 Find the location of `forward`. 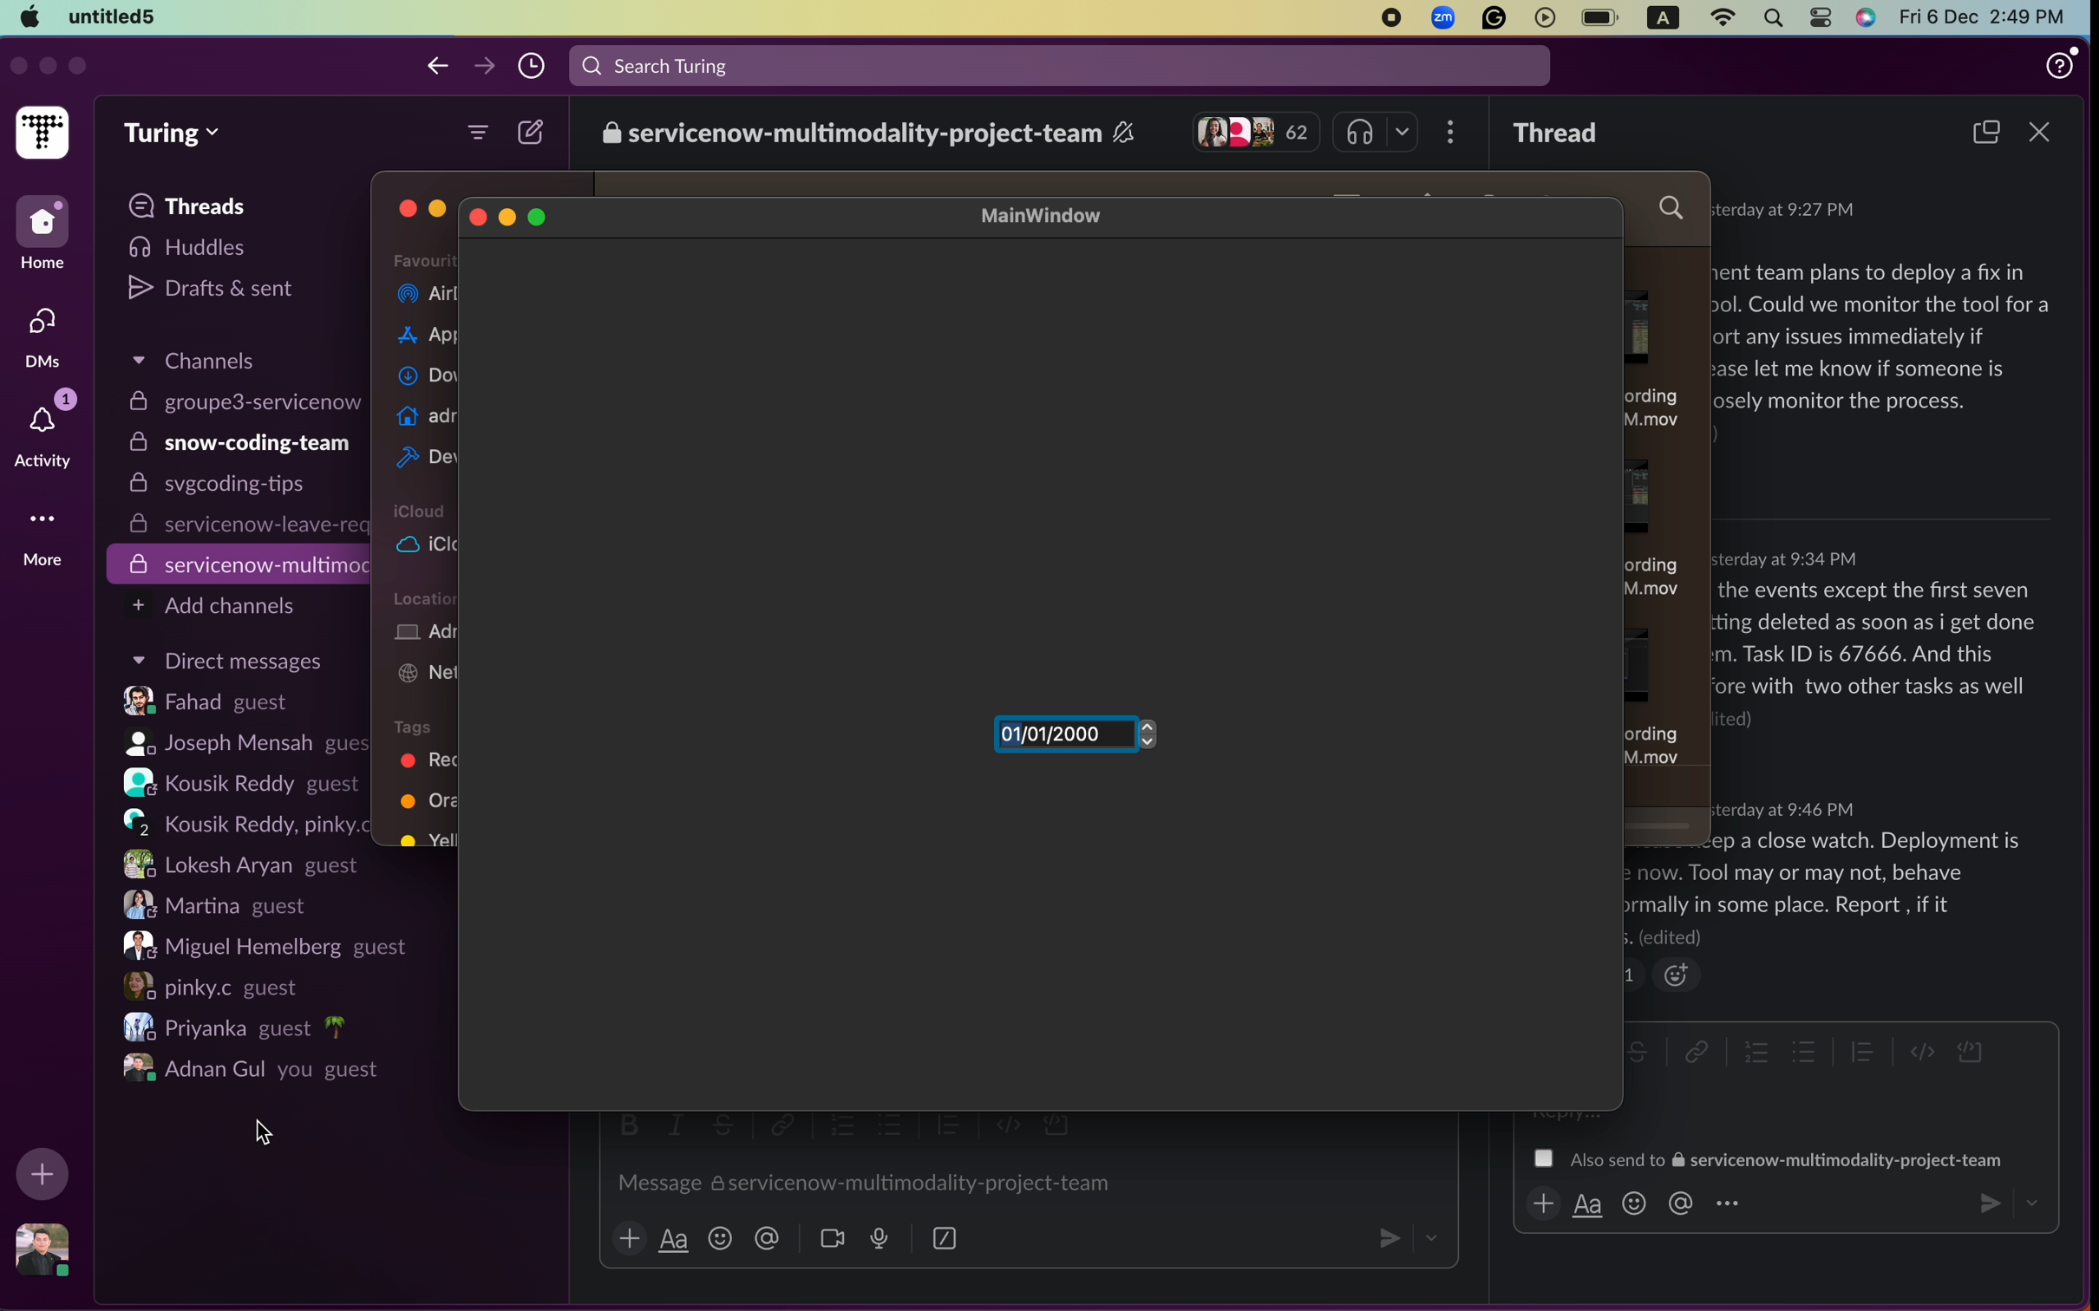

forward is located at coordinates (487, 67).